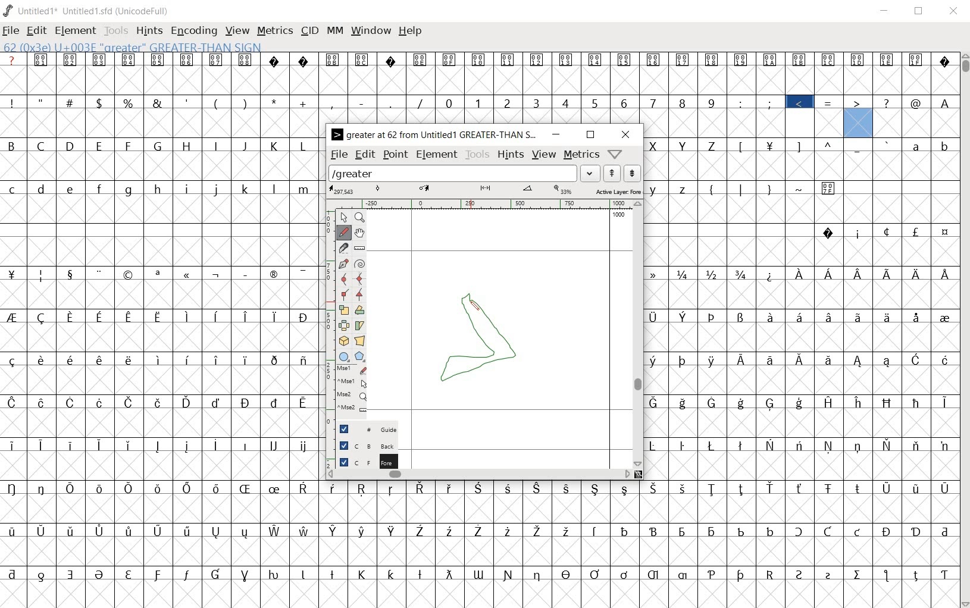 The image size is (970, 608). Describe the element at coordinates (590, 134) in the screenshot. I see `restore down` at that location.